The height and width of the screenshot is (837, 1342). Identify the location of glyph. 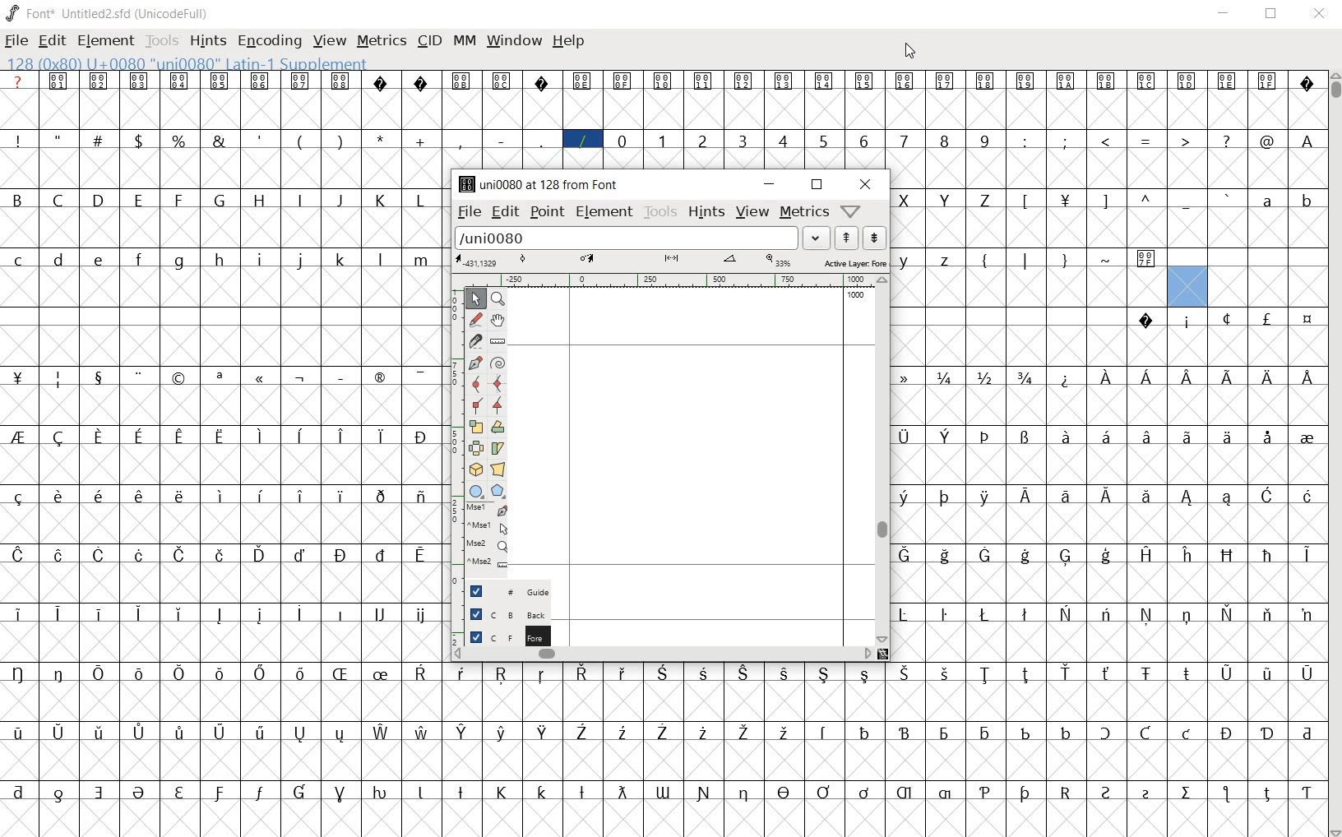
(984, 555).